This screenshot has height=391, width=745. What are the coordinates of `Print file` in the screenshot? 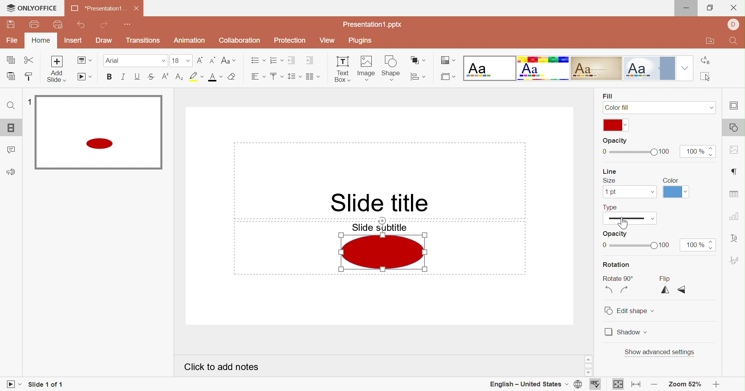 It's located at (35, 25).